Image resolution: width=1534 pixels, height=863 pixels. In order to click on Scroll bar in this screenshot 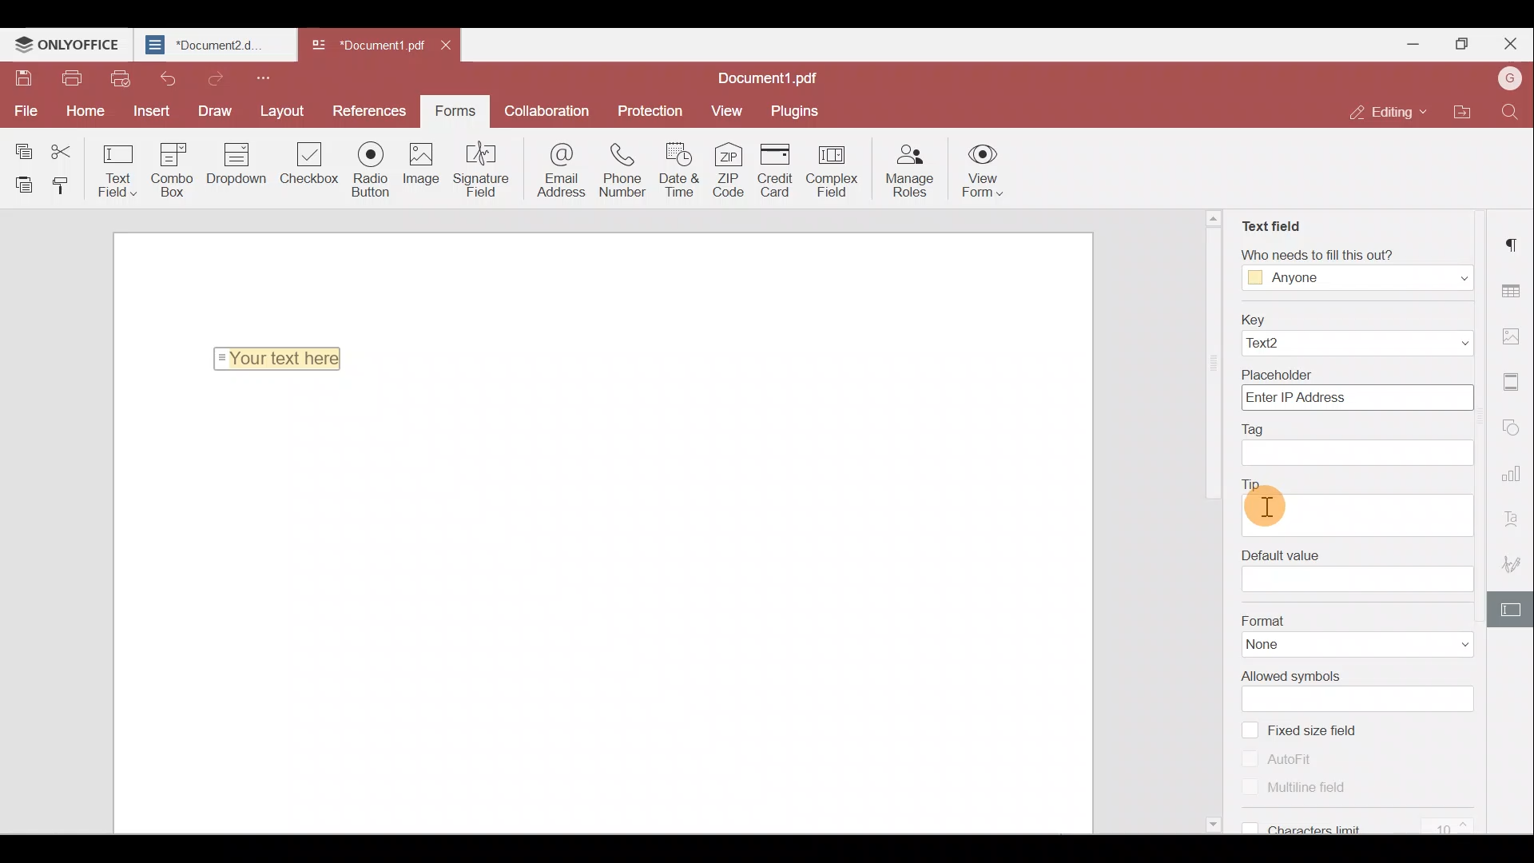, I will do `click(1213, 525)`.